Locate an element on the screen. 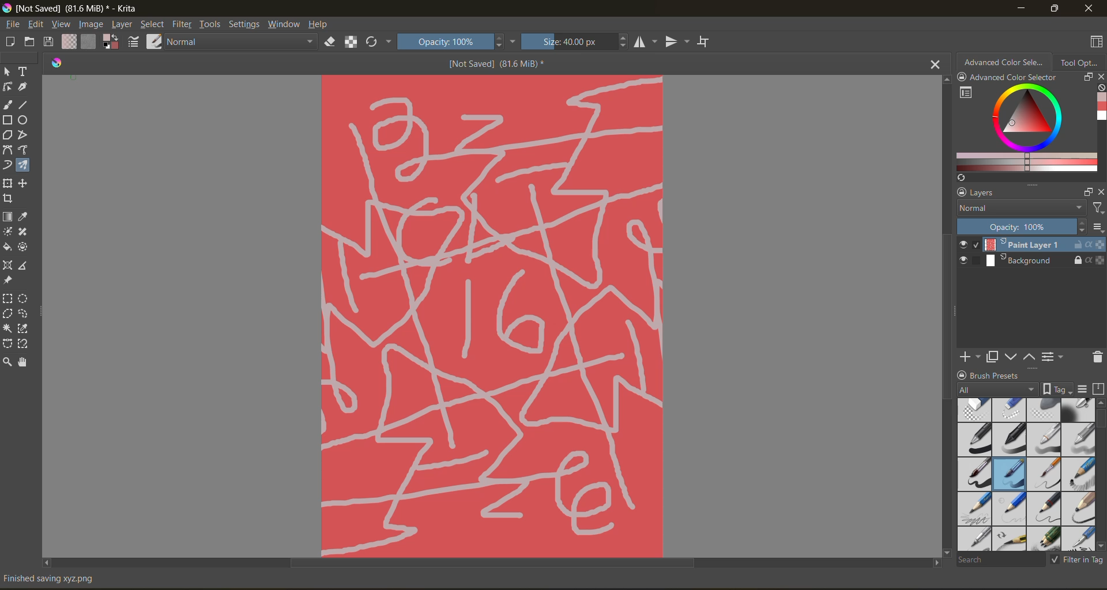 Image resolution: width=1107 pixels, height=590 pixels. float docker is located at coordinates (1087, 77).